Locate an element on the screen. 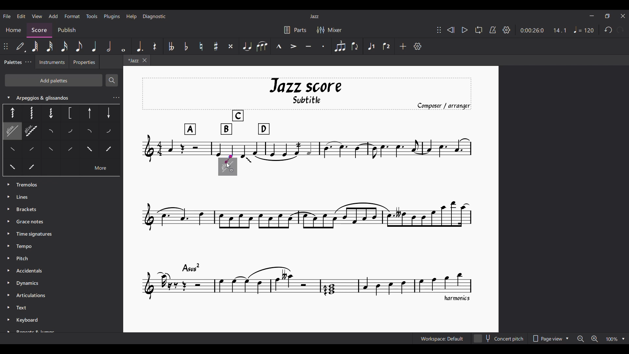  Text is located at coordinates (24, 308).